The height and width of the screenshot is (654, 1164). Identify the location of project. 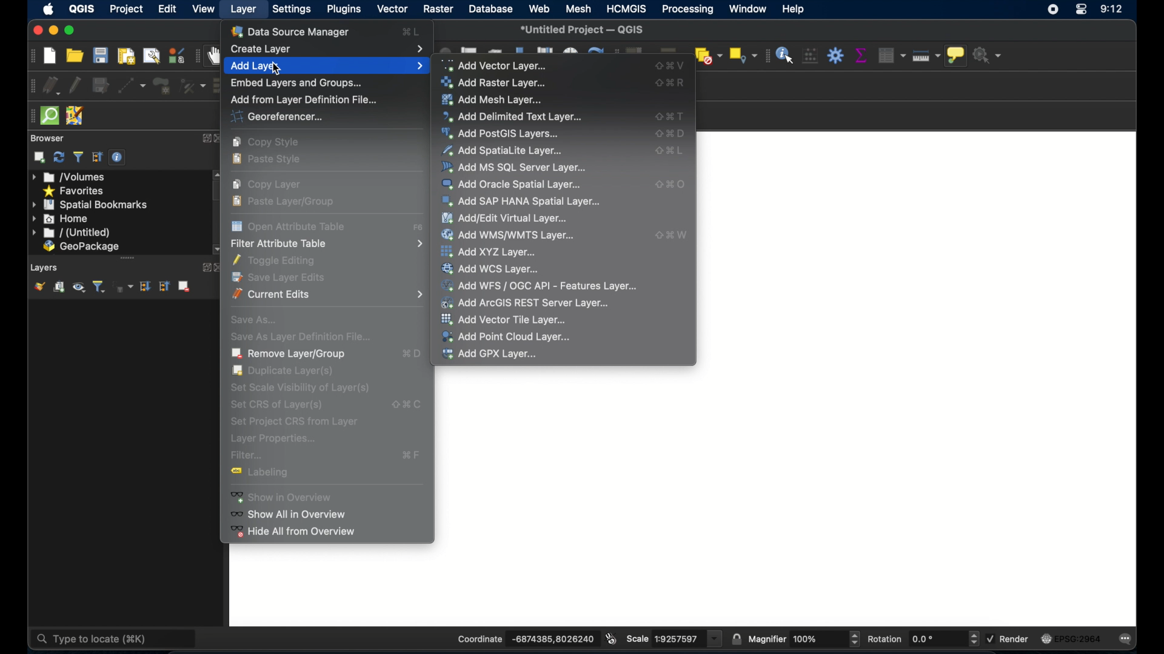
(127, 9).